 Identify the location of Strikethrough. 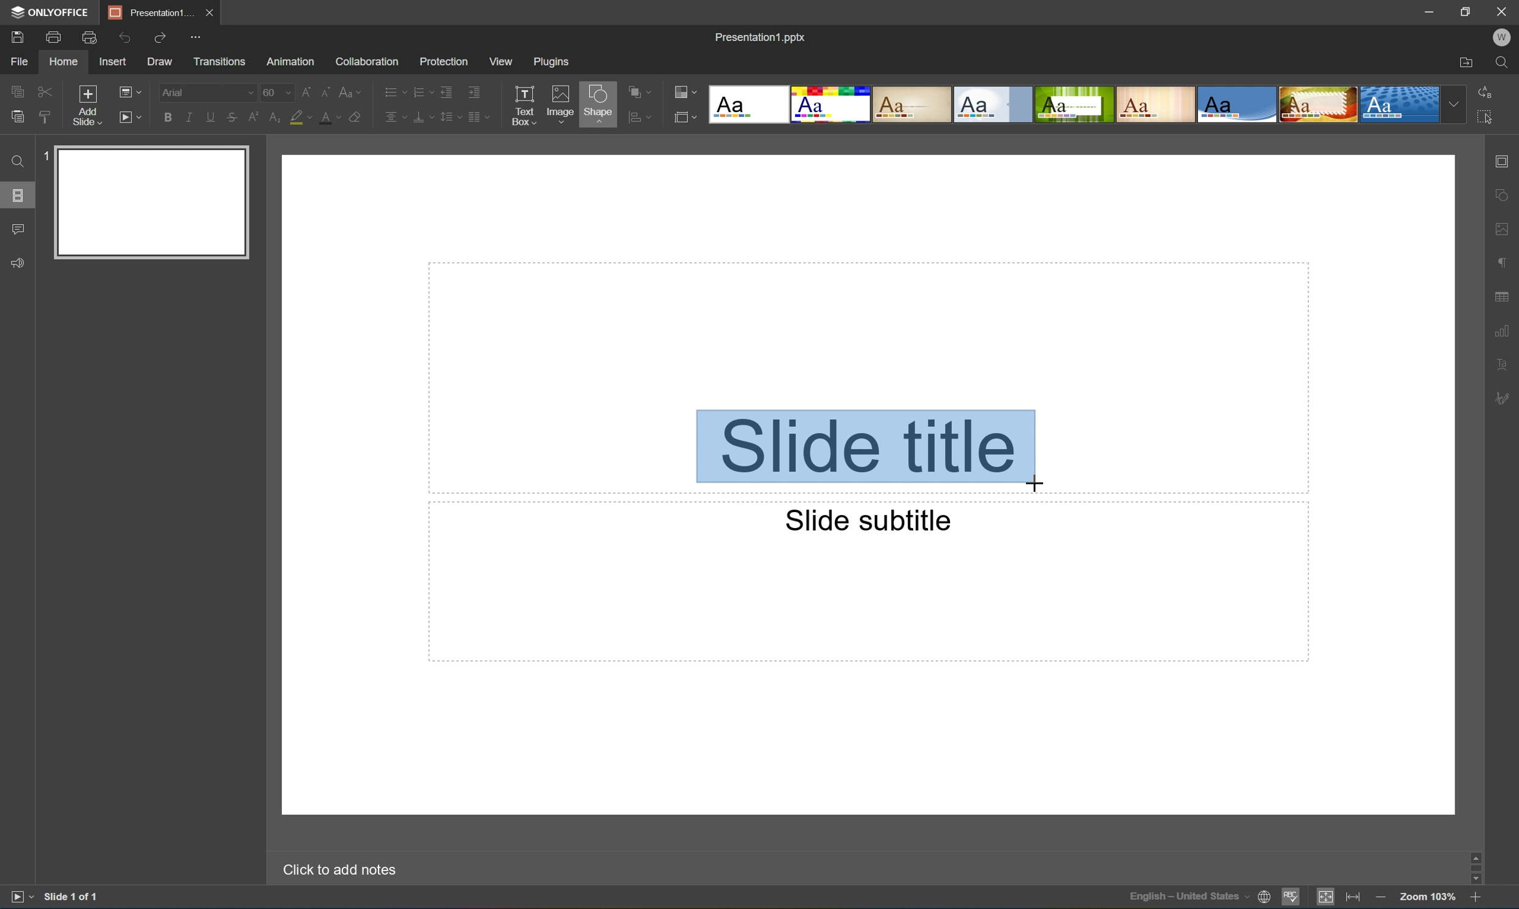
(232, 119).